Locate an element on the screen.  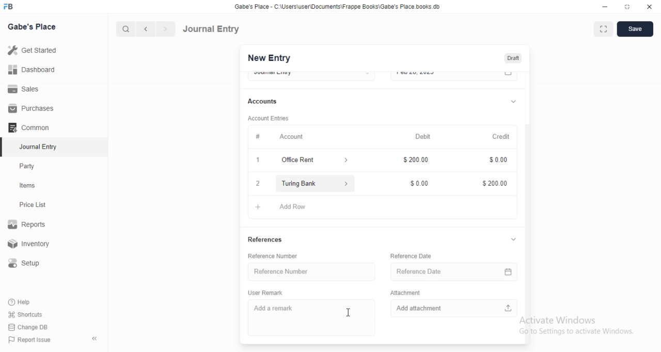
Add a remark is located at coordinates (278, 308).